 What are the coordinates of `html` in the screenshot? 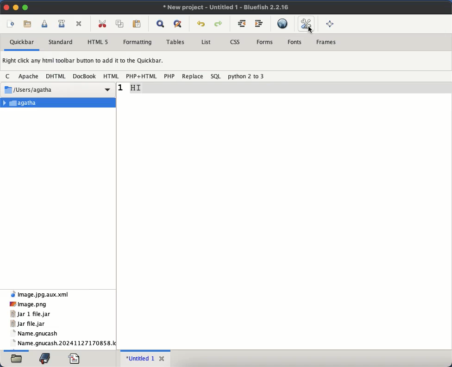 It's located at (111, 76).